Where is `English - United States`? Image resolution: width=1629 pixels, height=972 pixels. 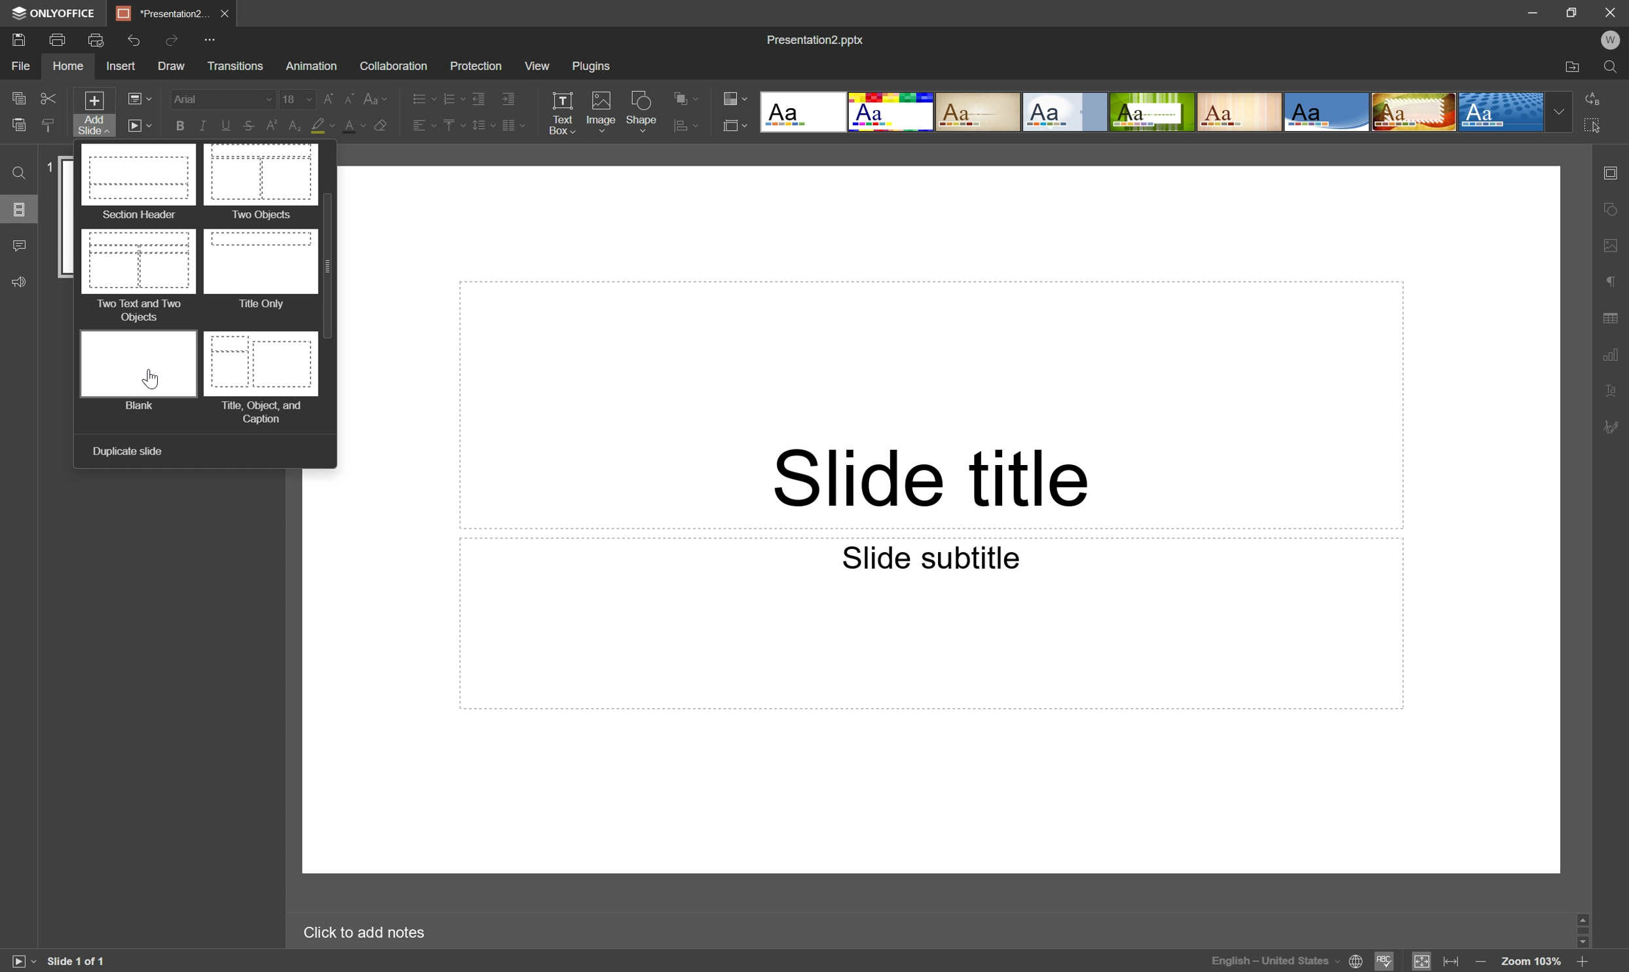 English - United States is located at coordinates (1273, 963).